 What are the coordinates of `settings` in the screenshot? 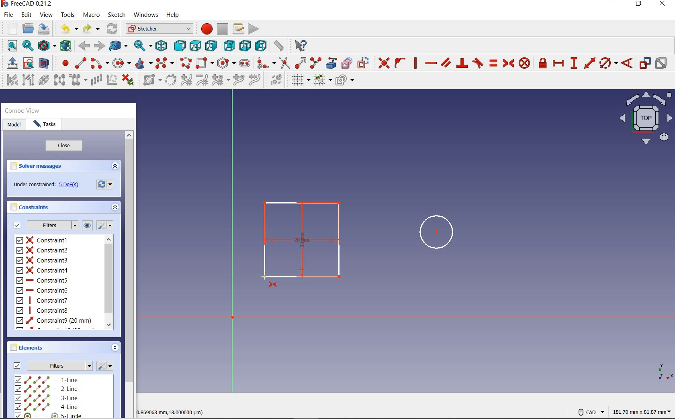 It's located at (106, 226).